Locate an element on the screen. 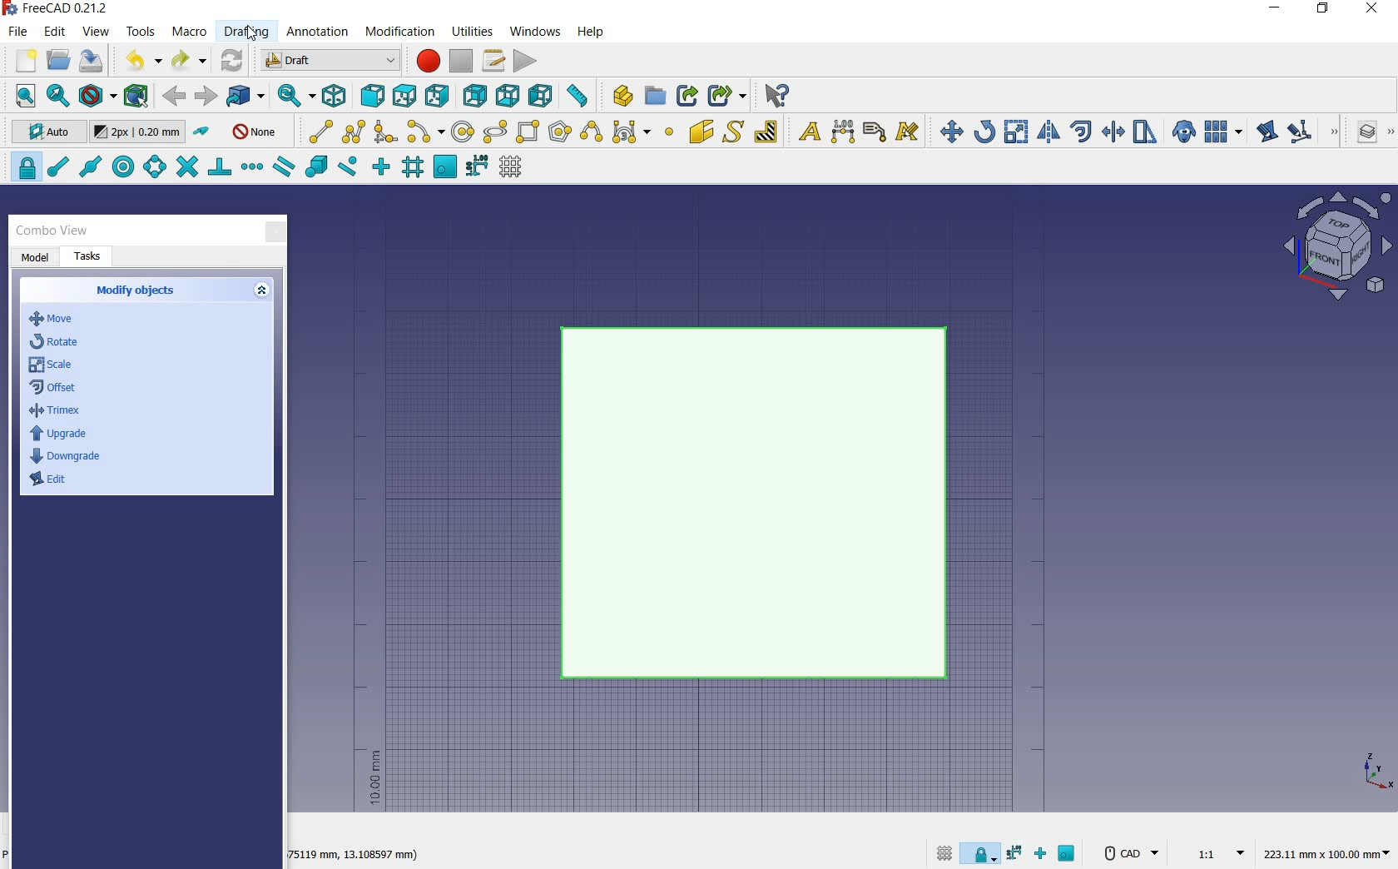 This screenshot has height=869, width=1398. redo is located at coordinates (189, 61).